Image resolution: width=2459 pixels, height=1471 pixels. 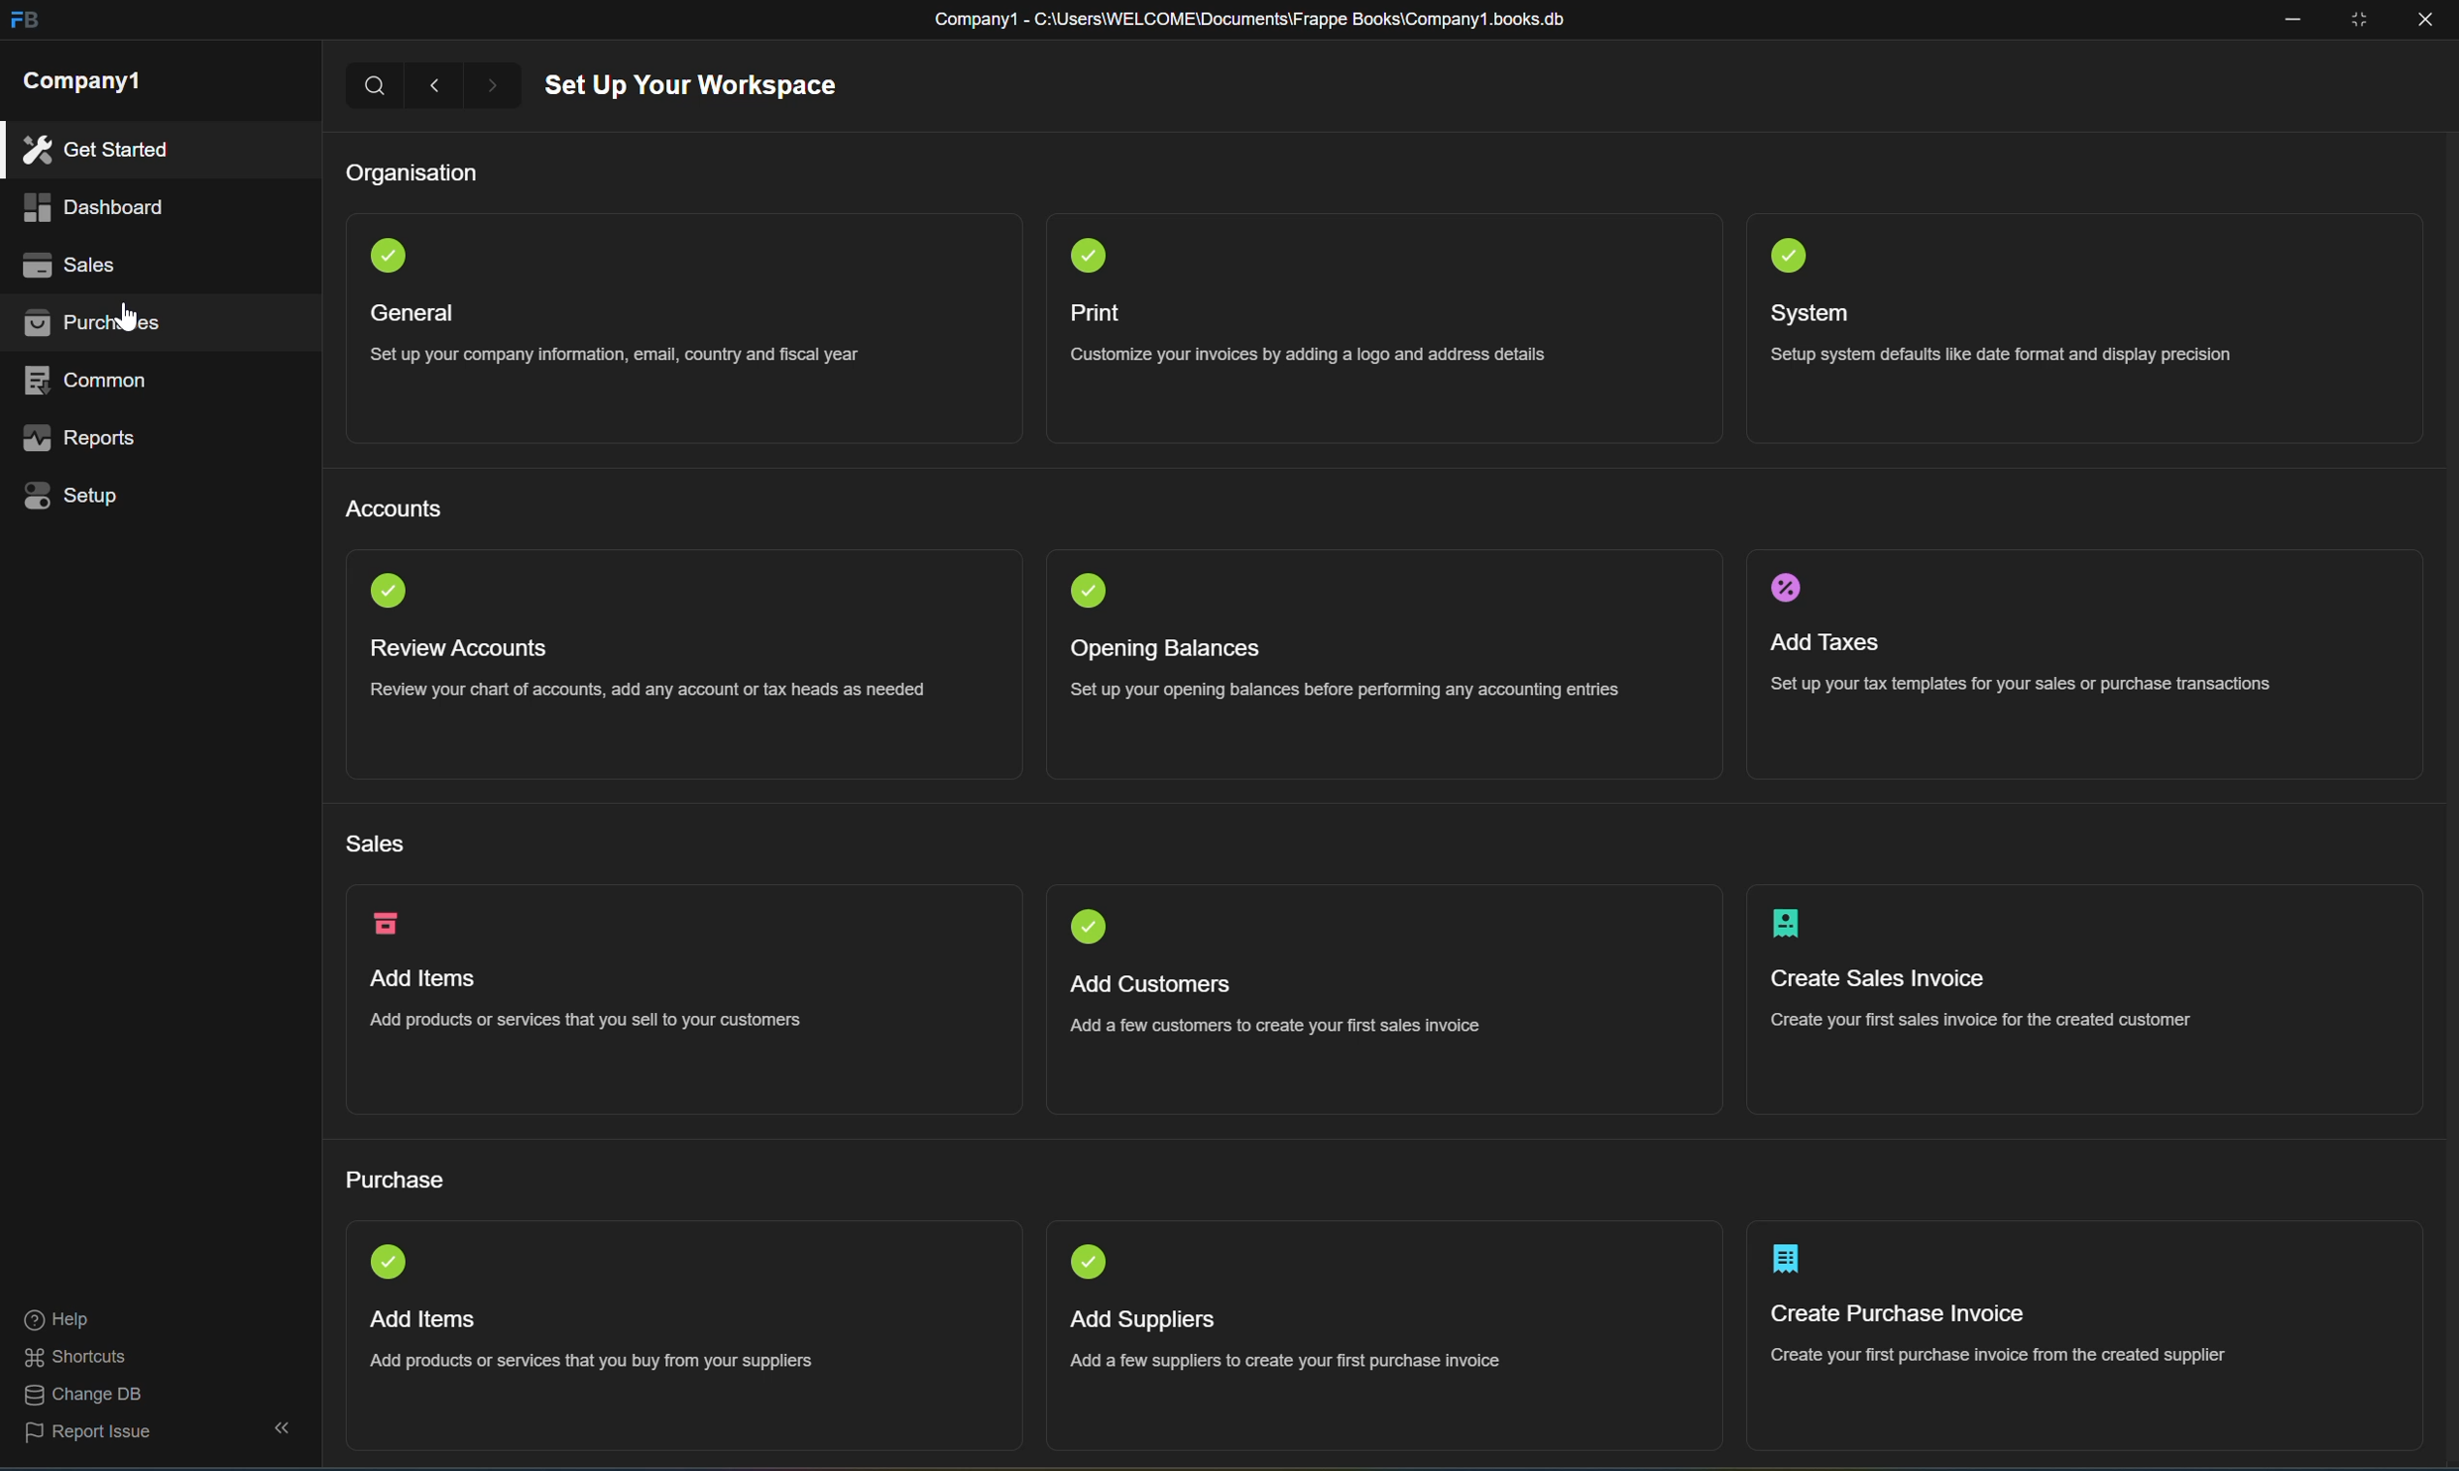 What do you see at coordinates (1308, 355) in the screenshot?
I see `customize your invoices by adding a logo and address details` at bounding box center [1308, 355].